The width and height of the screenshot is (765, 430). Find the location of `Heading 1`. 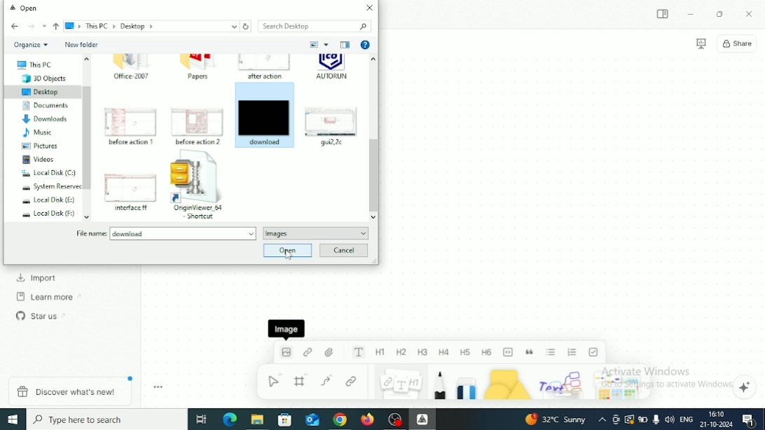

Heading 1 is located at coordinates (380, 353).